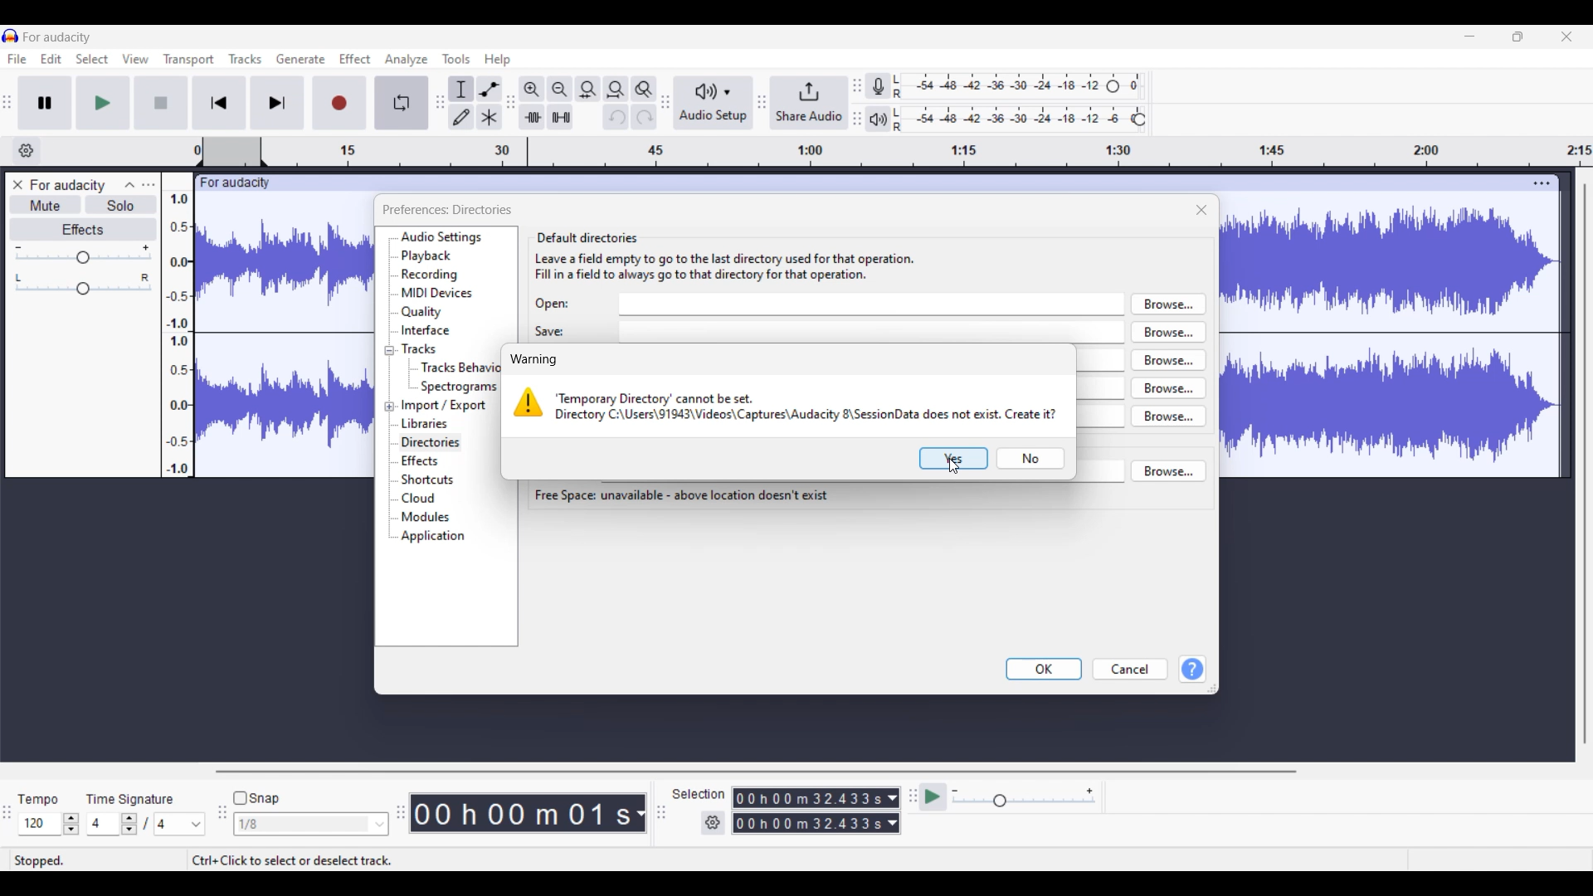 This screenshot has width=1593, height=896. I want to click on File menu, so click(17, 59).